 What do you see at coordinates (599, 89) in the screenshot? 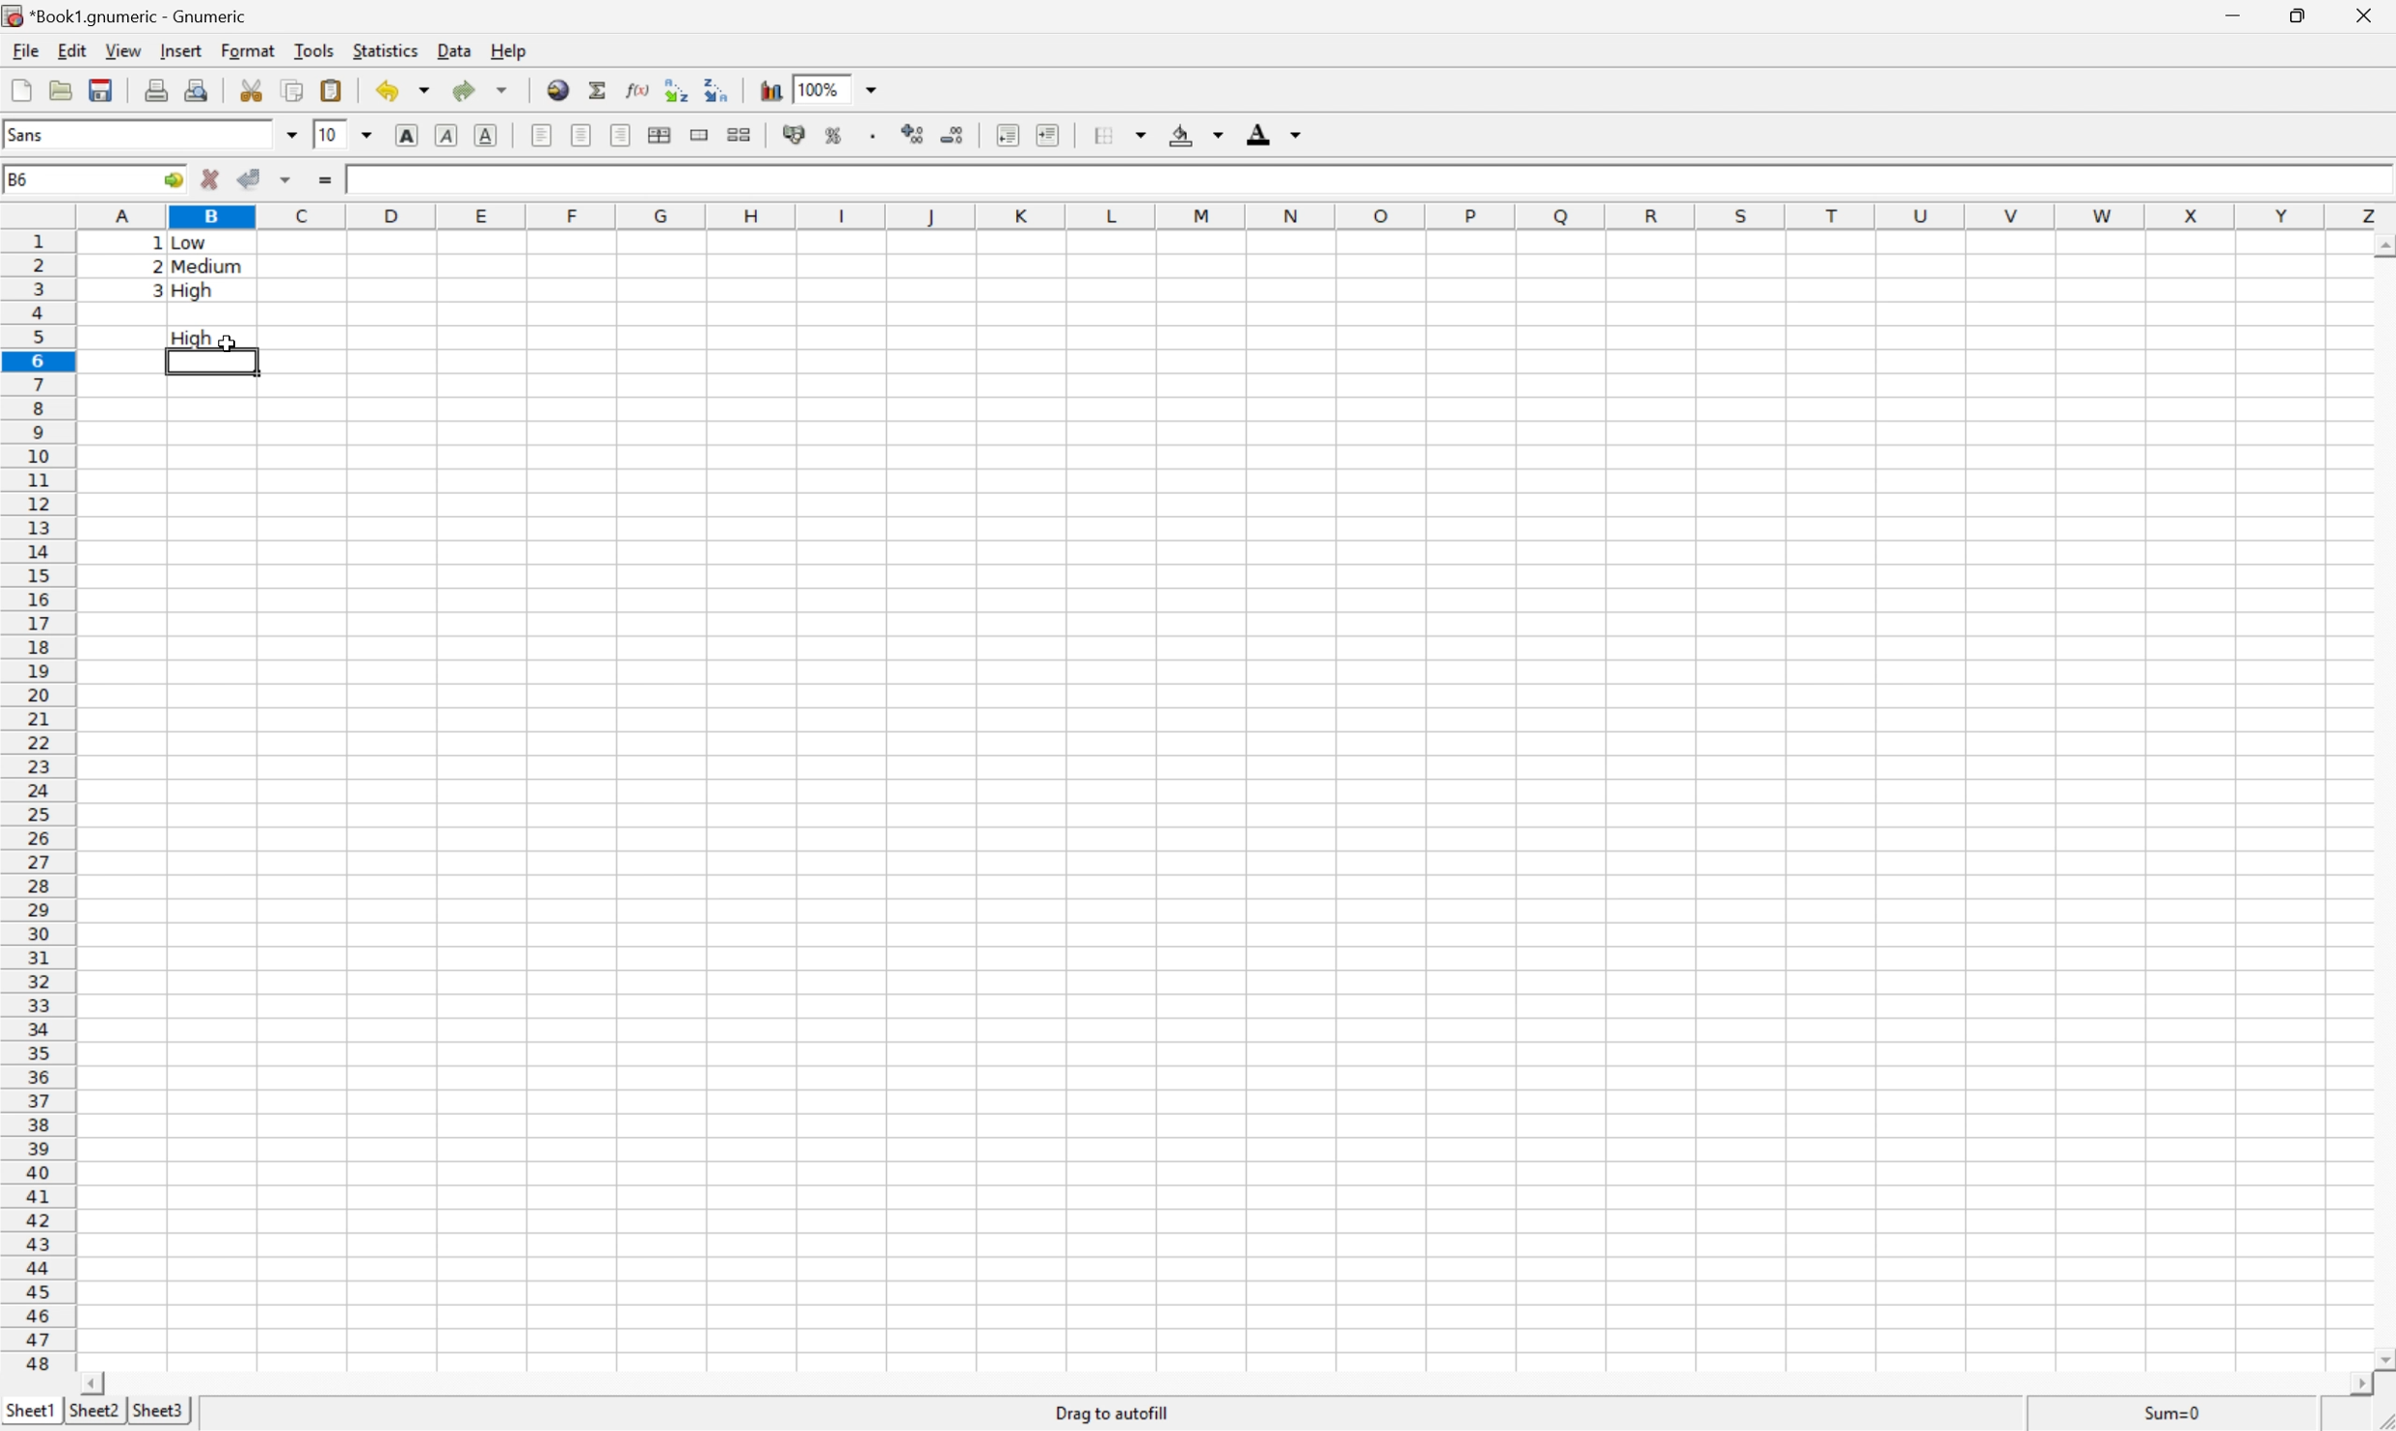
I see `Sum in current cells` at bounding box center [599, 89].